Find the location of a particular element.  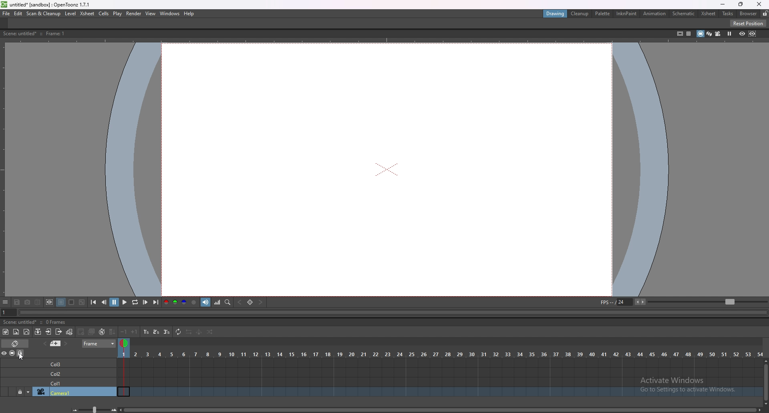

add memo is located at coordinates (56, 343).